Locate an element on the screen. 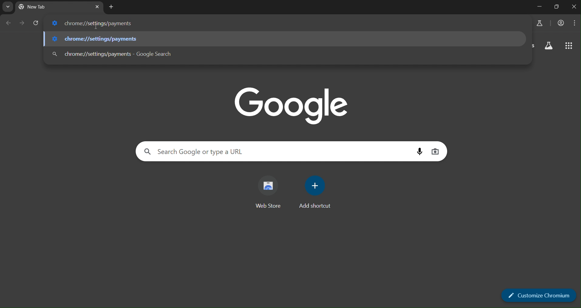 The image size is (581, 308). minimize is located at coordinates (539, 7).